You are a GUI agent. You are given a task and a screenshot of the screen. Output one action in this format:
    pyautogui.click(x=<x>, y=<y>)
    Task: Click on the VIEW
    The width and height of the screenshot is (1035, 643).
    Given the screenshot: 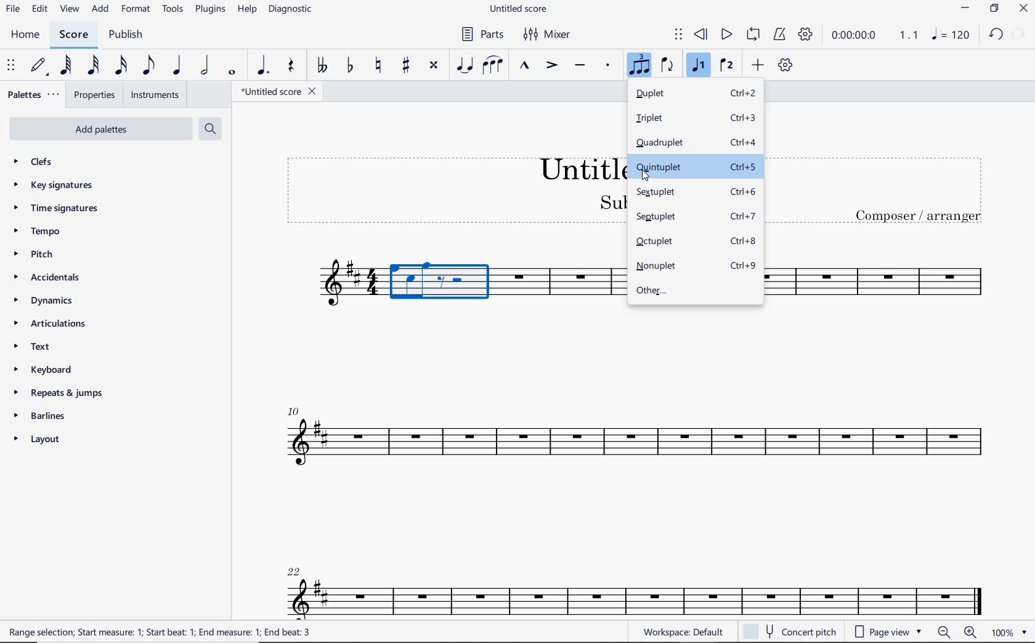 What is the action you would take?
    pyautogui.click(x=69, y=10)
    